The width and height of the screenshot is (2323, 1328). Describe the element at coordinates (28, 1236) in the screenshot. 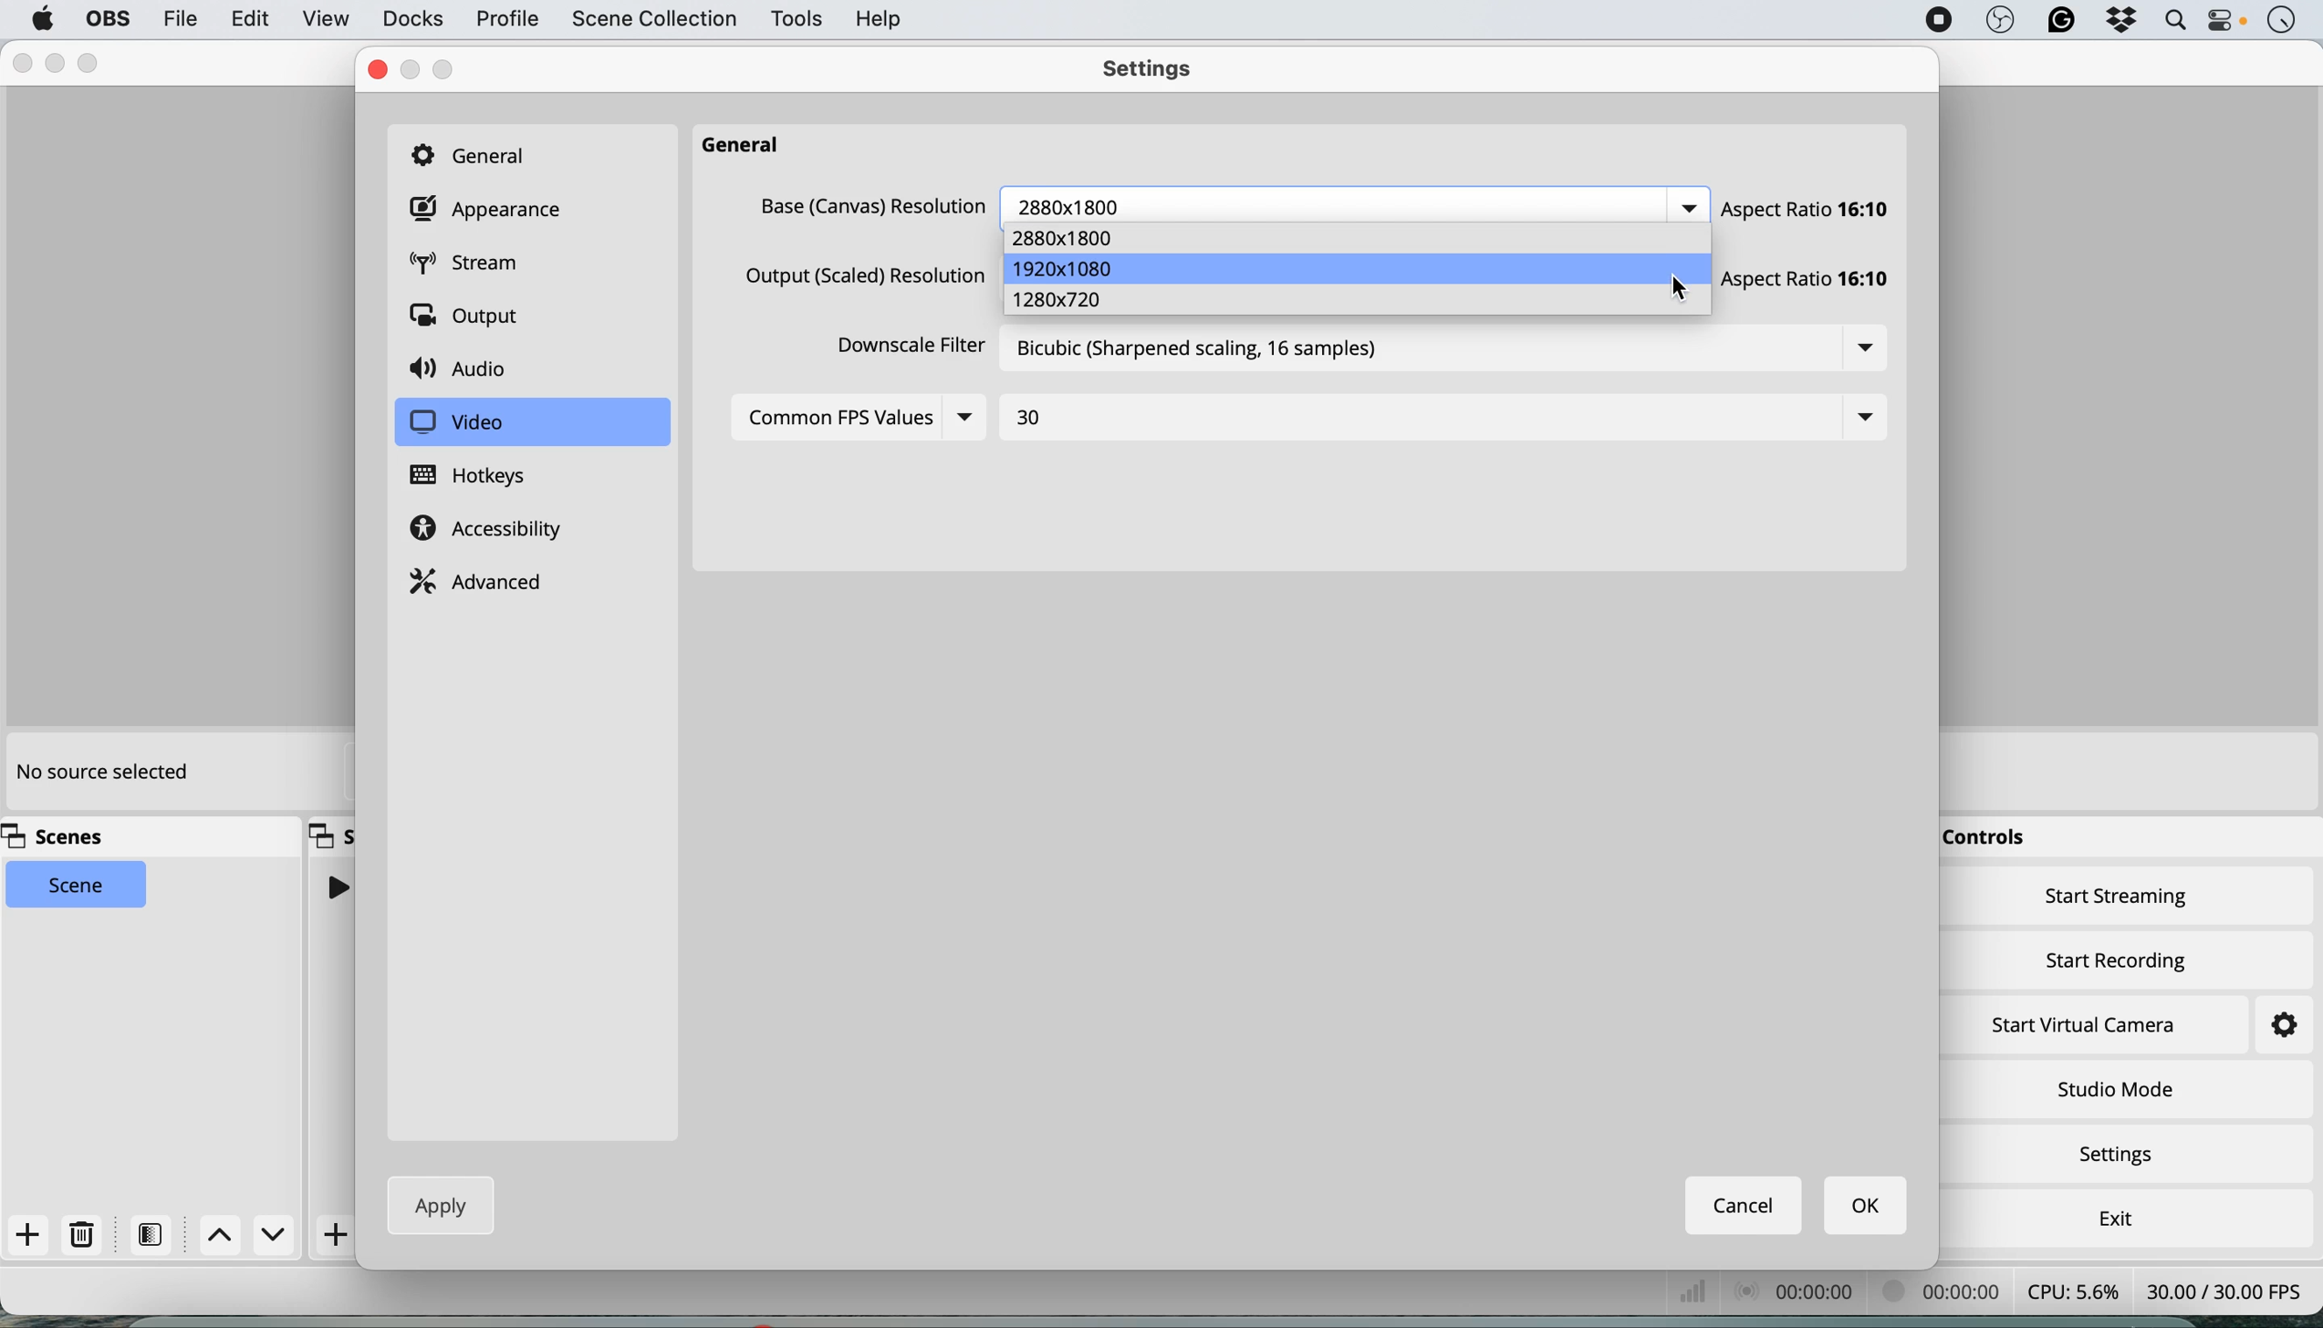

I see `add scene` at that location.